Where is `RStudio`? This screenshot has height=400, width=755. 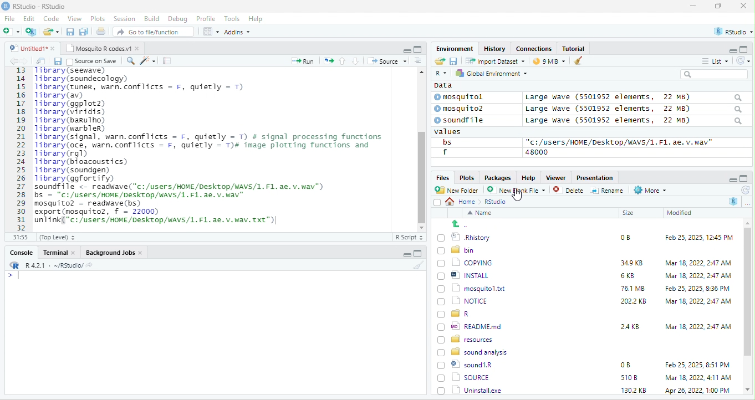 RStudio is located at coordinates (35, 6).